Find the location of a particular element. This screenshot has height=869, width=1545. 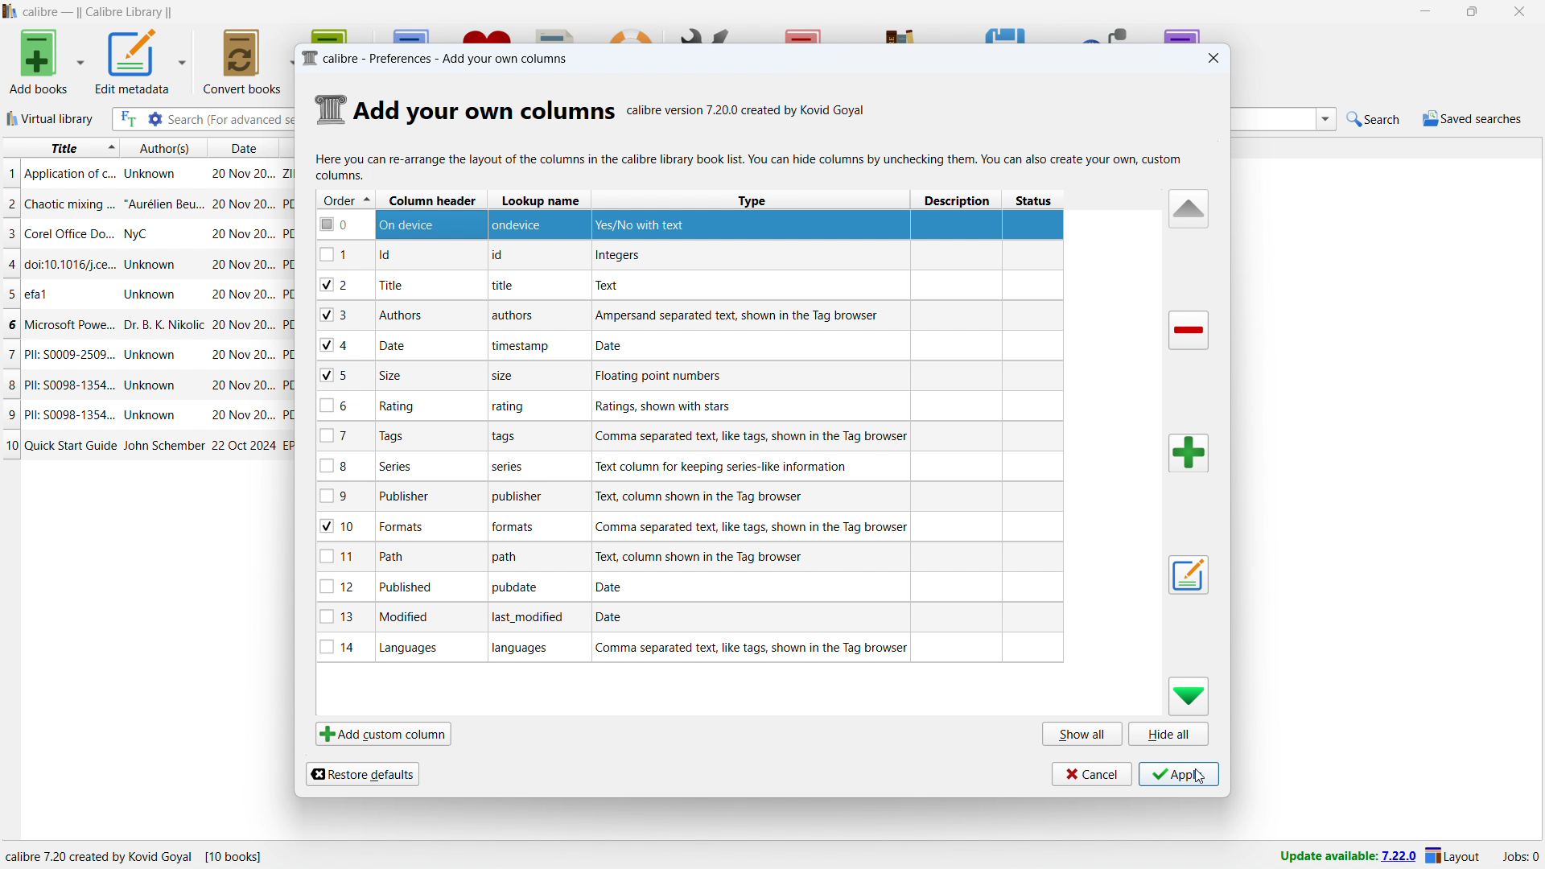

date is located at coordinates (243, 416).